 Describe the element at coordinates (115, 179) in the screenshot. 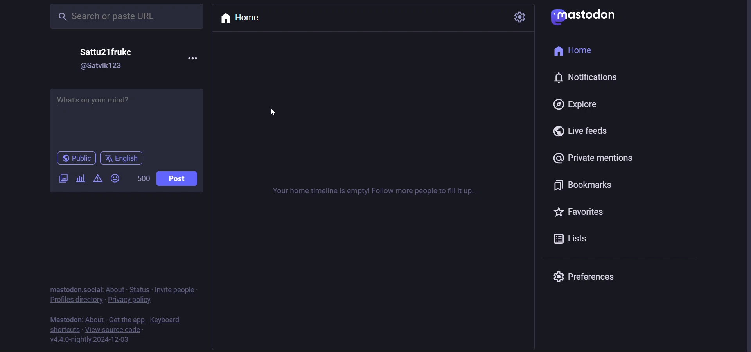

I see `emoji` at that location.